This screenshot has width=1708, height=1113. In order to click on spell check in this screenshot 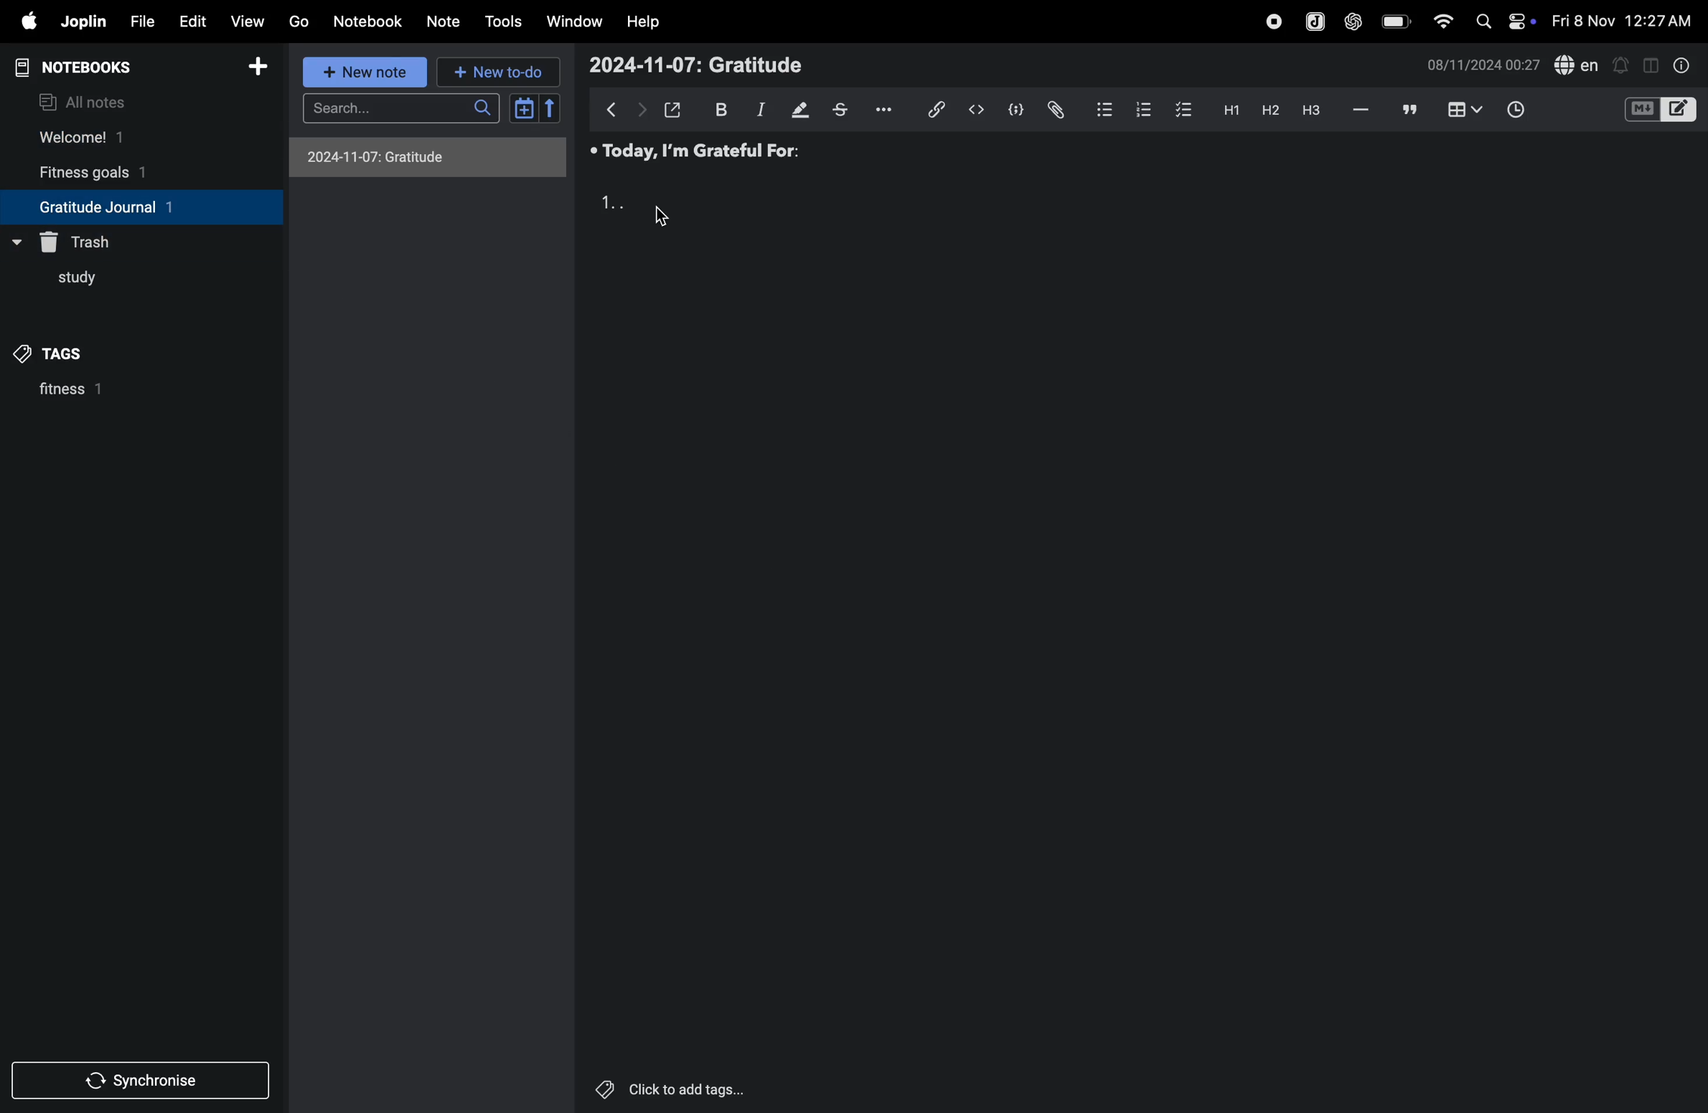, I will do `click(1578, 64)`.